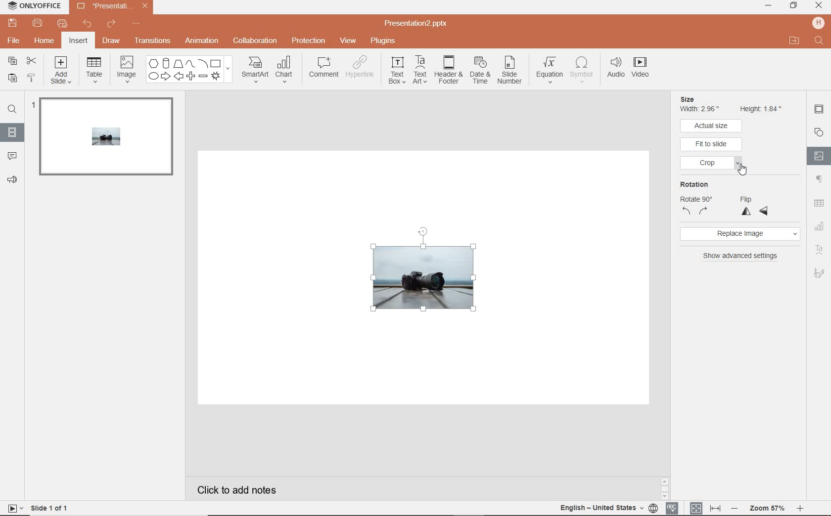  I want to click on flip, so click(754, 204).